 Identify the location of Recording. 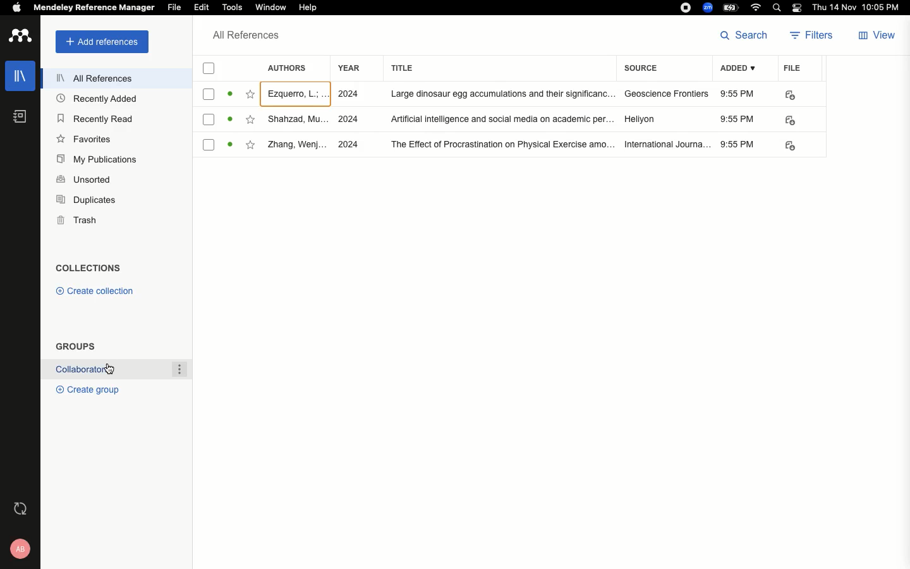
(686, 8).